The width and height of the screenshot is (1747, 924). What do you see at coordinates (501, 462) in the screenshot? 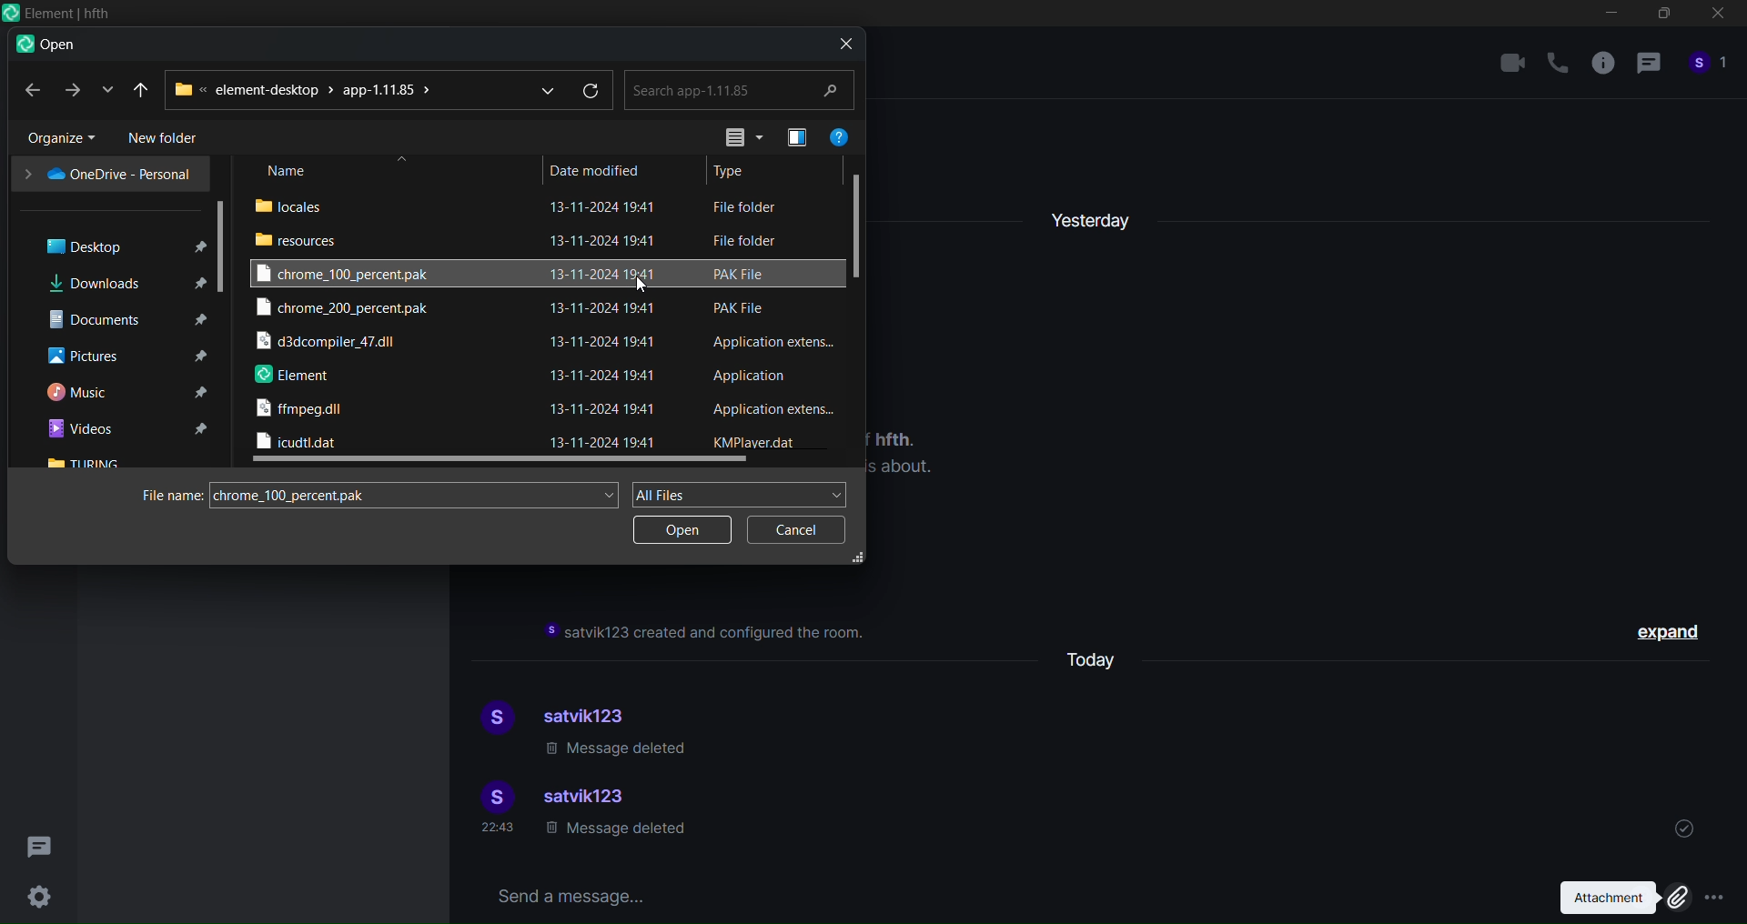
I see `horizontal scroll bar` at bounding box center [501, 462].